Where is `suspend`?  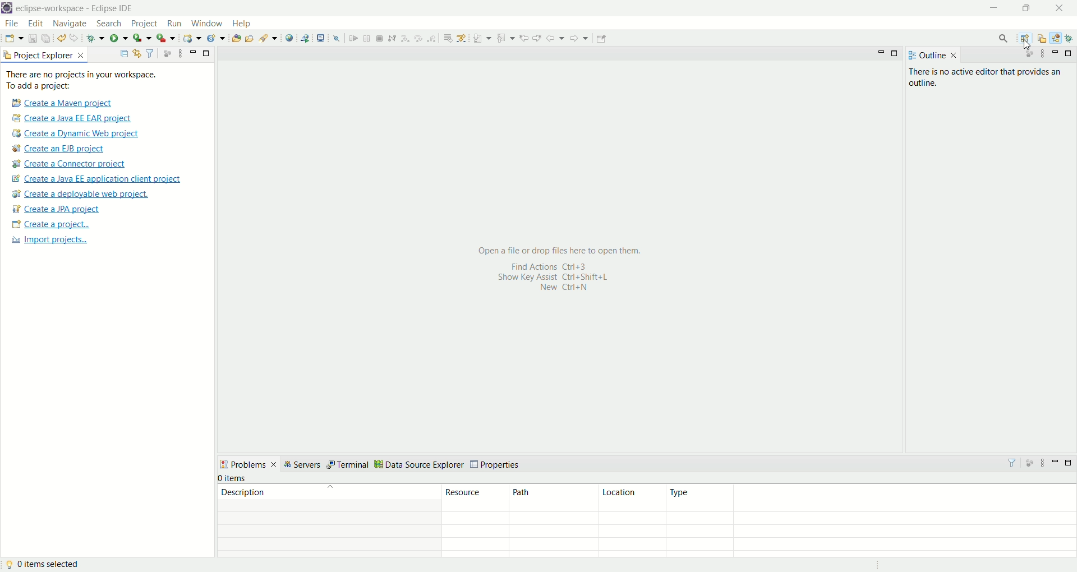 suspend is located at coordinates (366, 38).